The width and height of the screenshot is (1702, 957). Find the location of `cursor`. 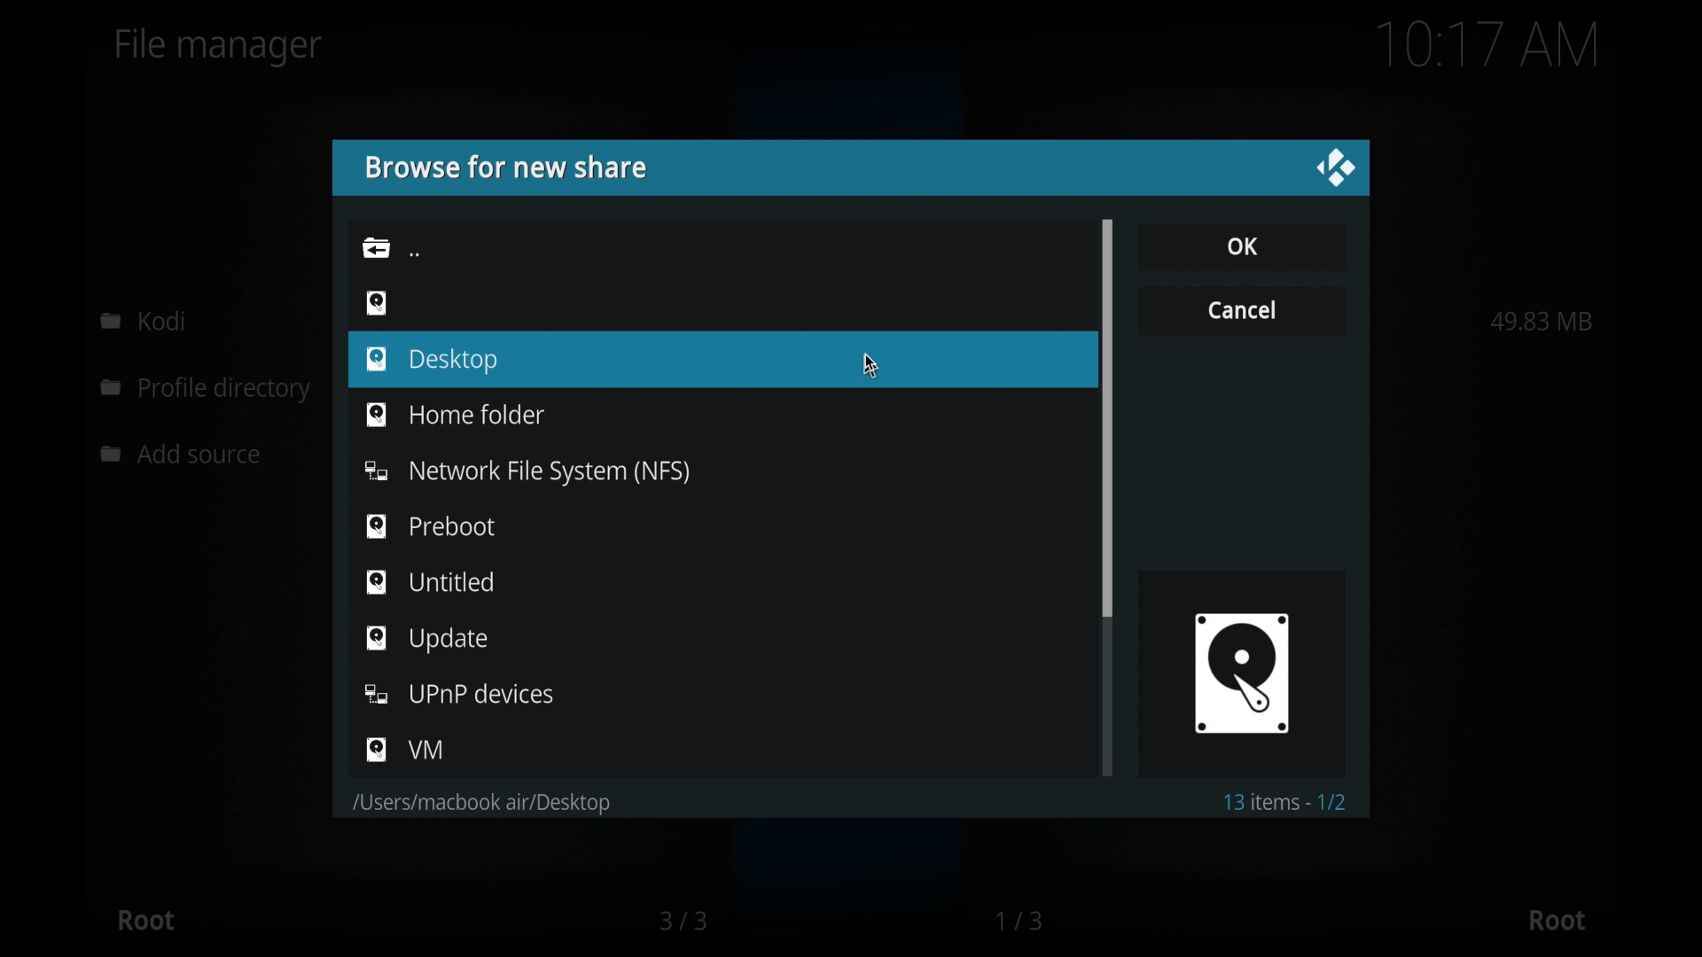

cursor is located at coordinates (871, 365).